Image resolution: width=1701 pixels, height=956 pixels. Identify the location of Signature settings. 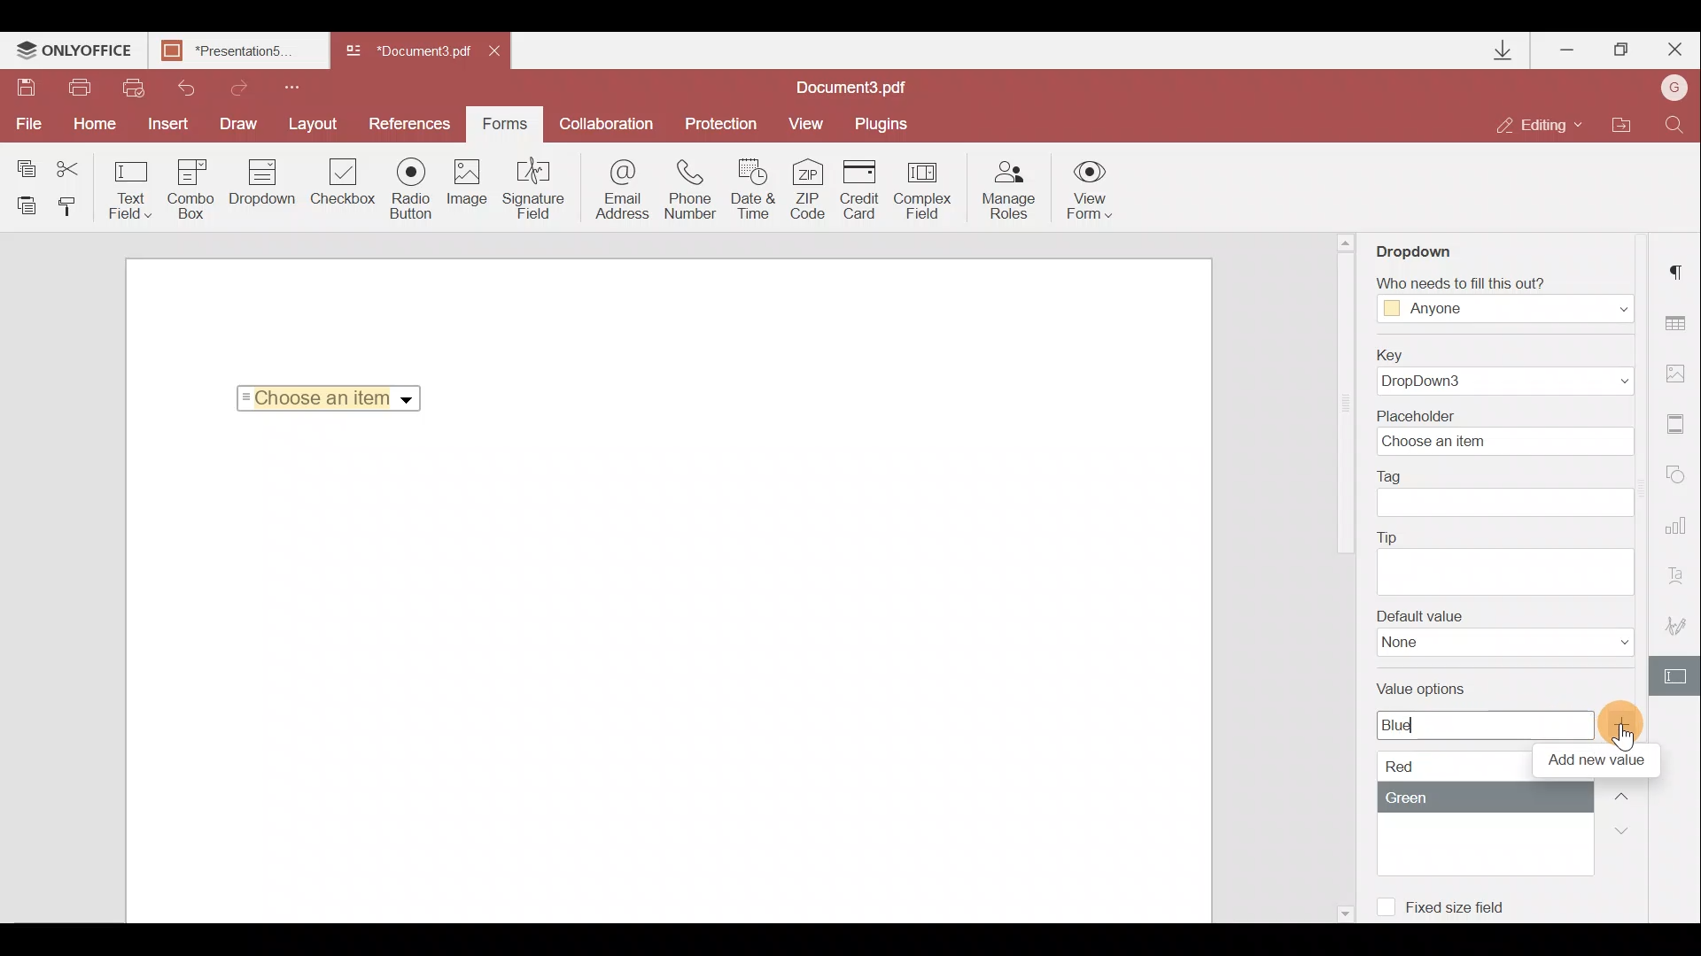
(1674, 620).